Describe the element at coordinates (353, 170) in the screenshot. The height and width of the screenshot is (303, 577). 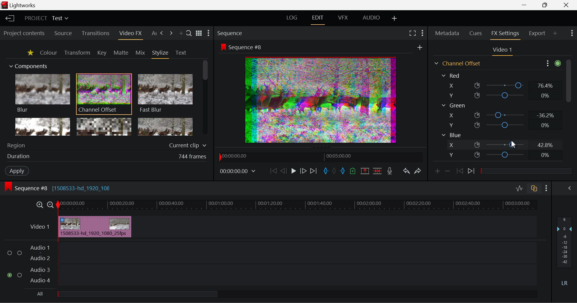
I see `Mark Cue` at that location.